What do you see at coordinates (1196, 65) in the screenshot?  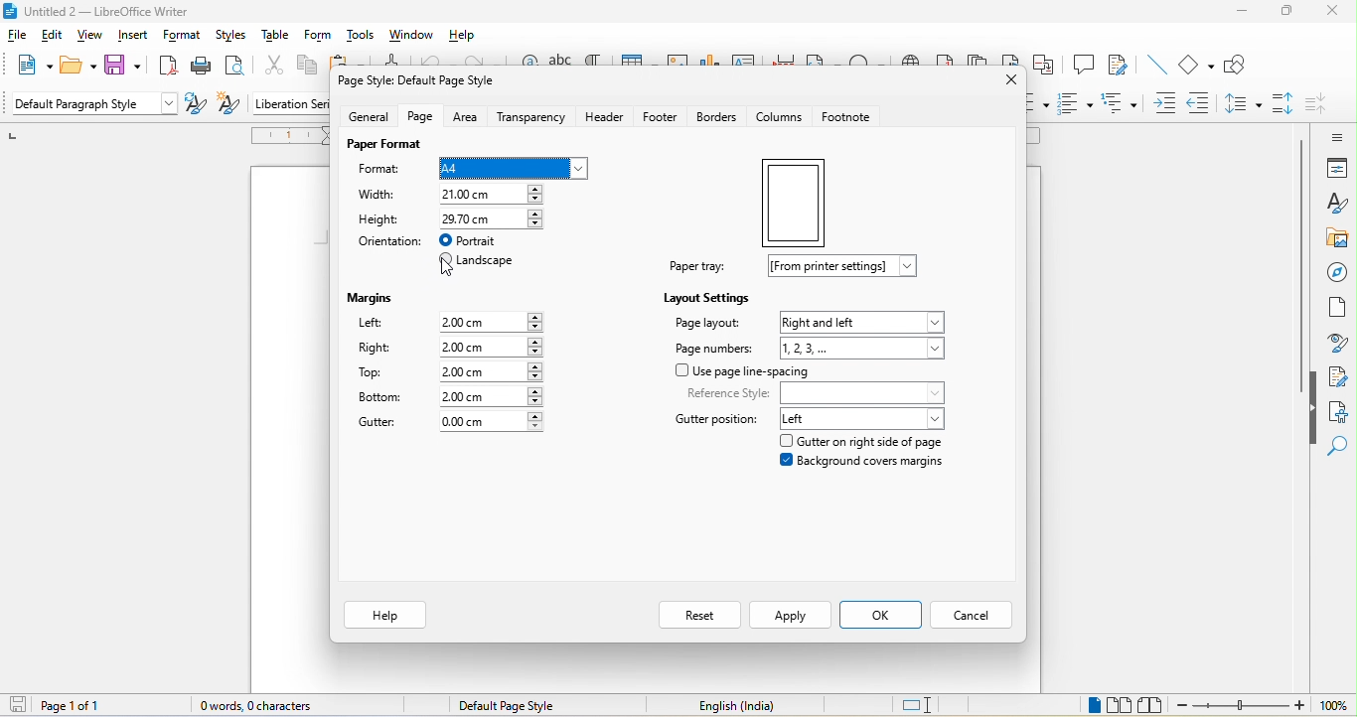 I see `basic shapes` at bounding box center [1196, 65].